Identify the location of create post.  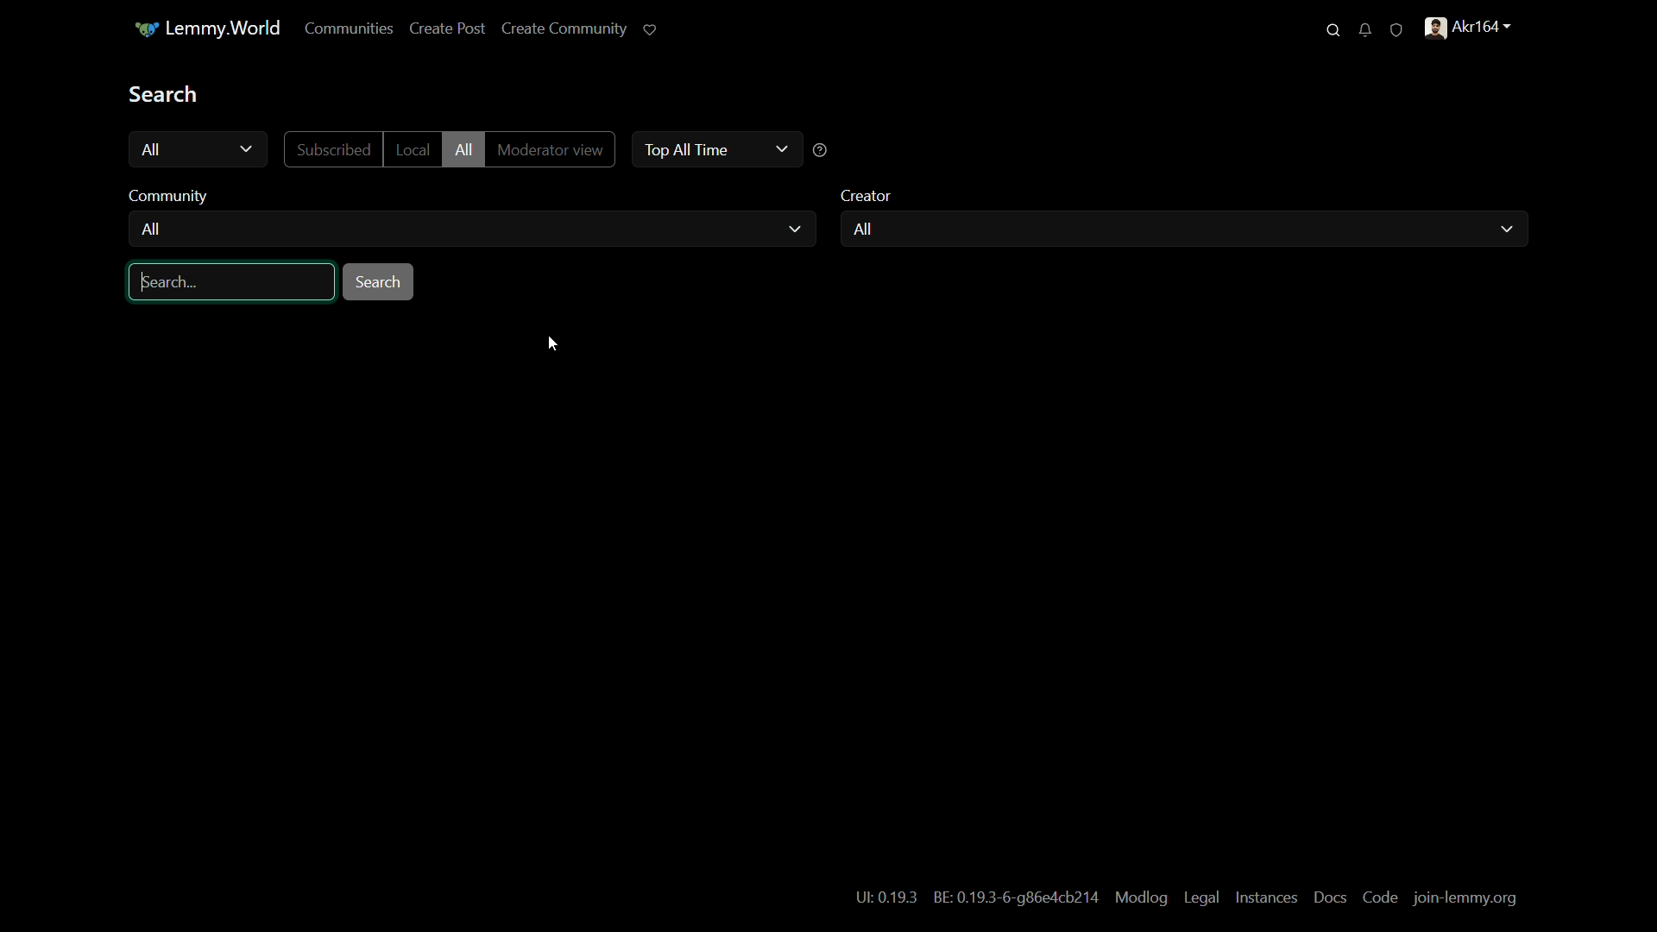
(448, 29).